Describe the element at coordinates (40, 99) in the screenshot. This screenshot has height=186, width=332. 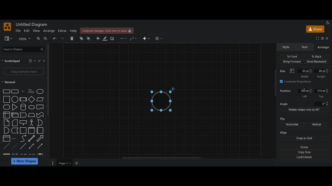
I see `trapezium` at that location.